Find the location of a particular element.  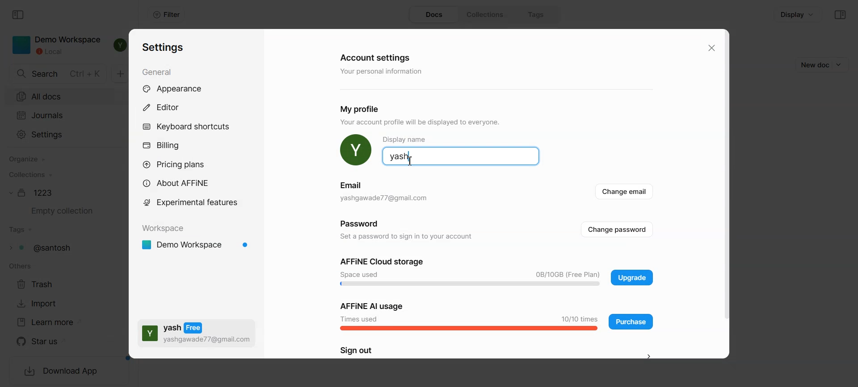

Settings is located at coordinates (59, 135).